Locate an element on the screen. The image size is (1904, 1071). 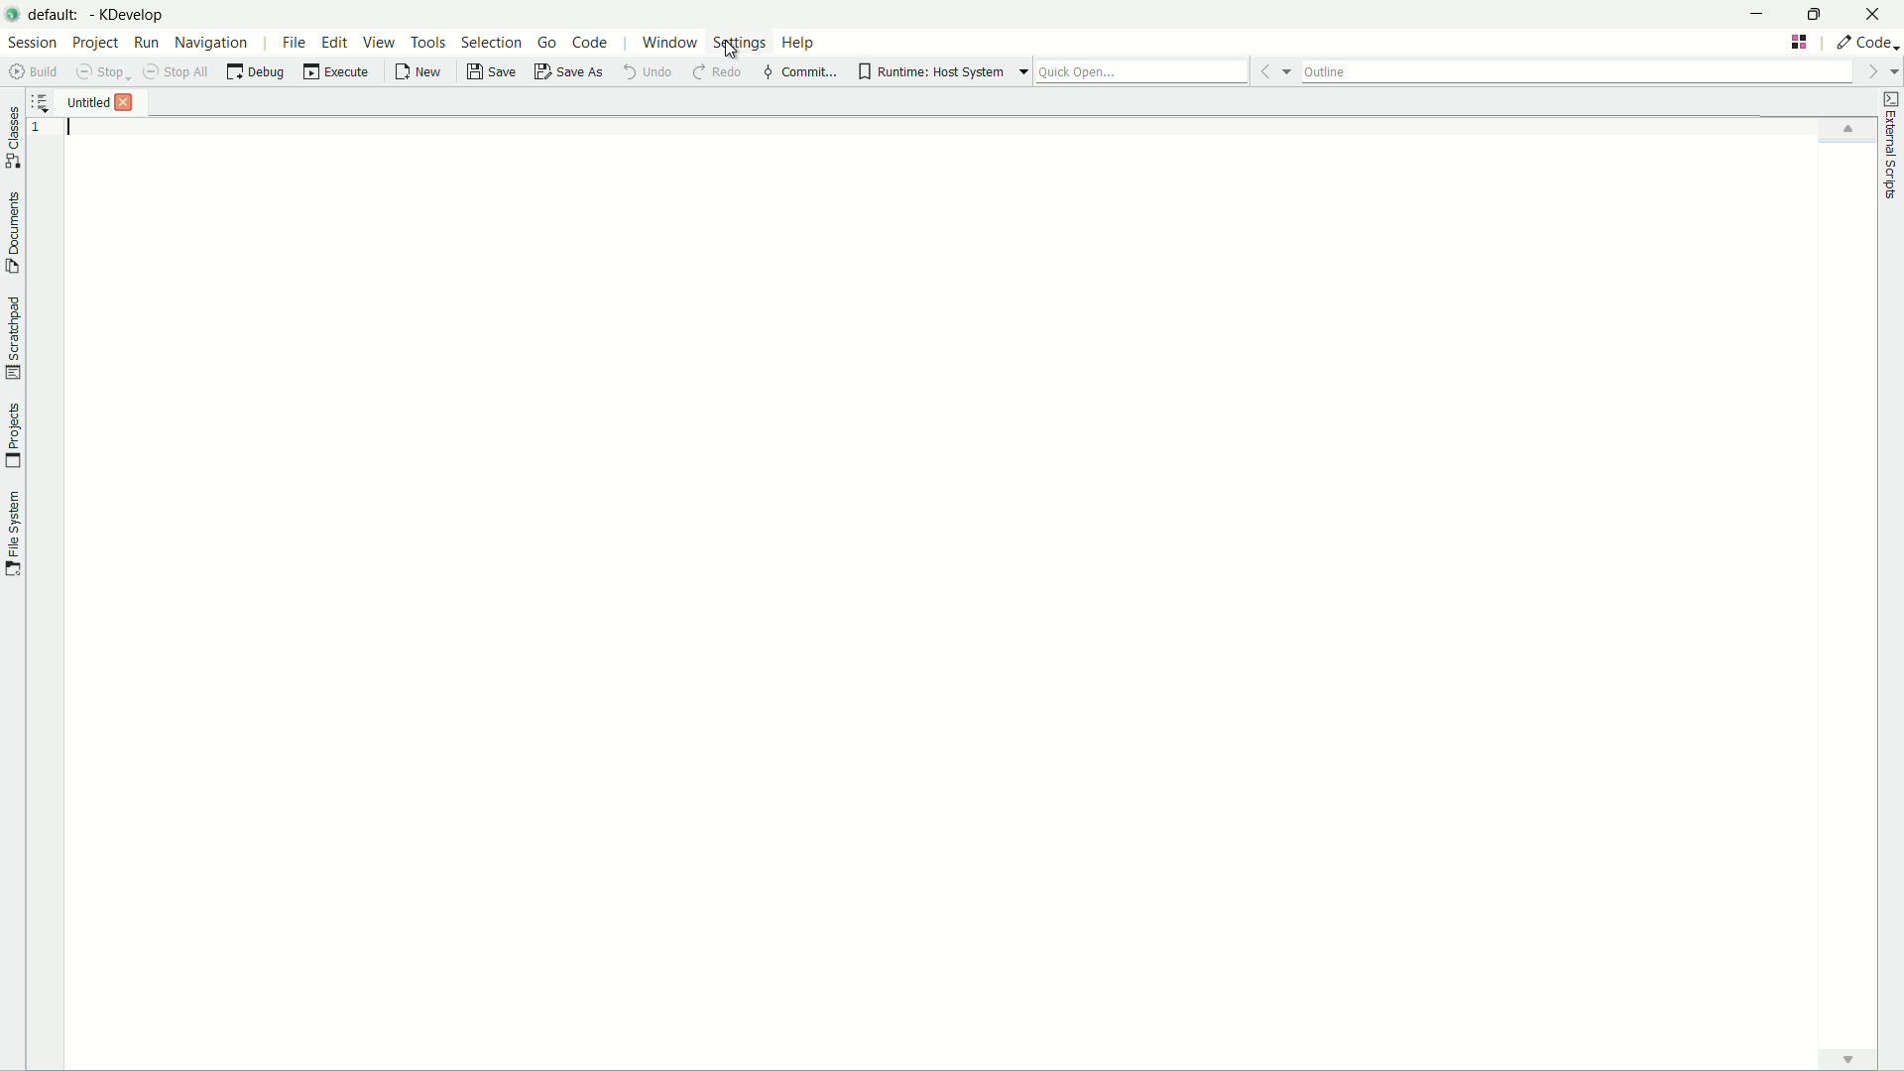
tools is located at coordinates (429, 43).